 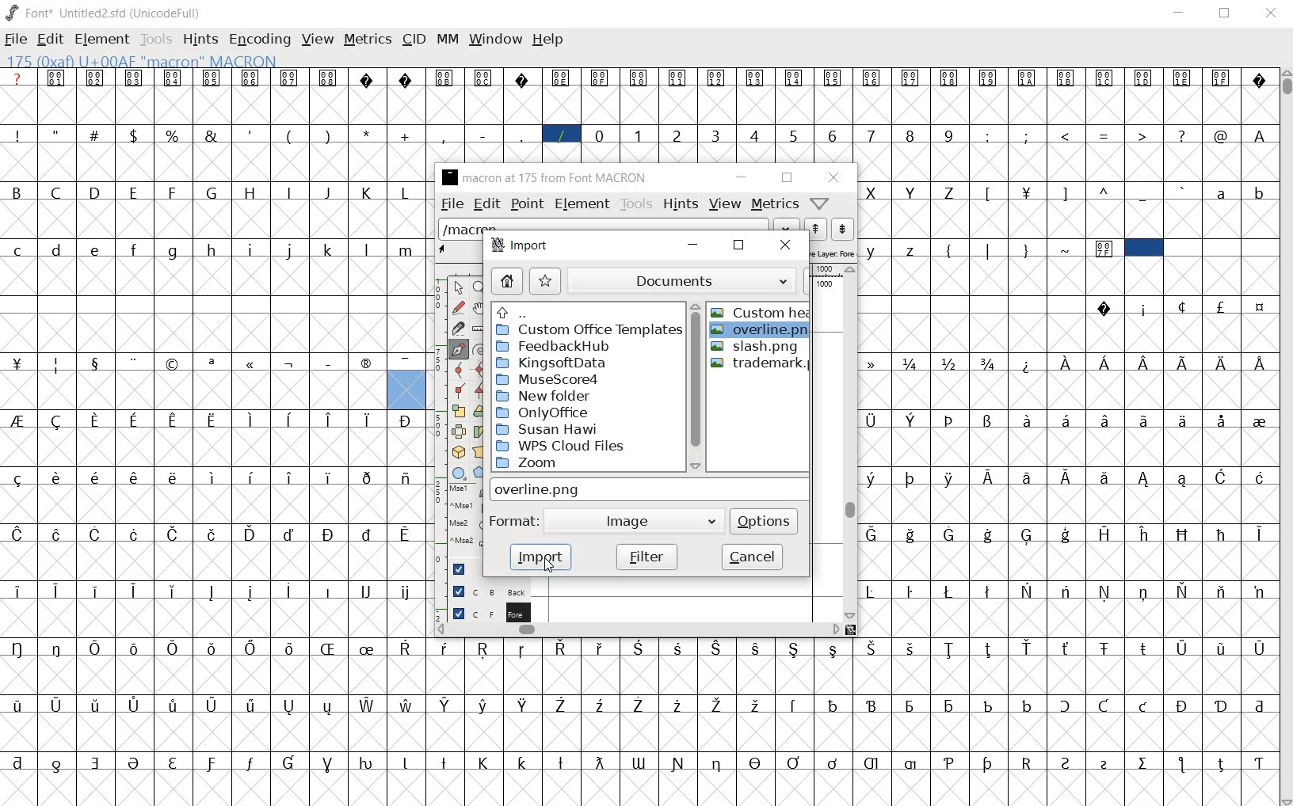 I want to click on (, so click(x=290, y=135).